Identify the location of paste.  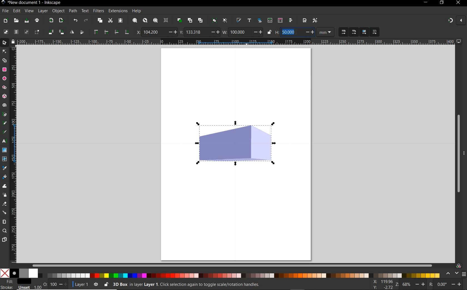
(120, 21).